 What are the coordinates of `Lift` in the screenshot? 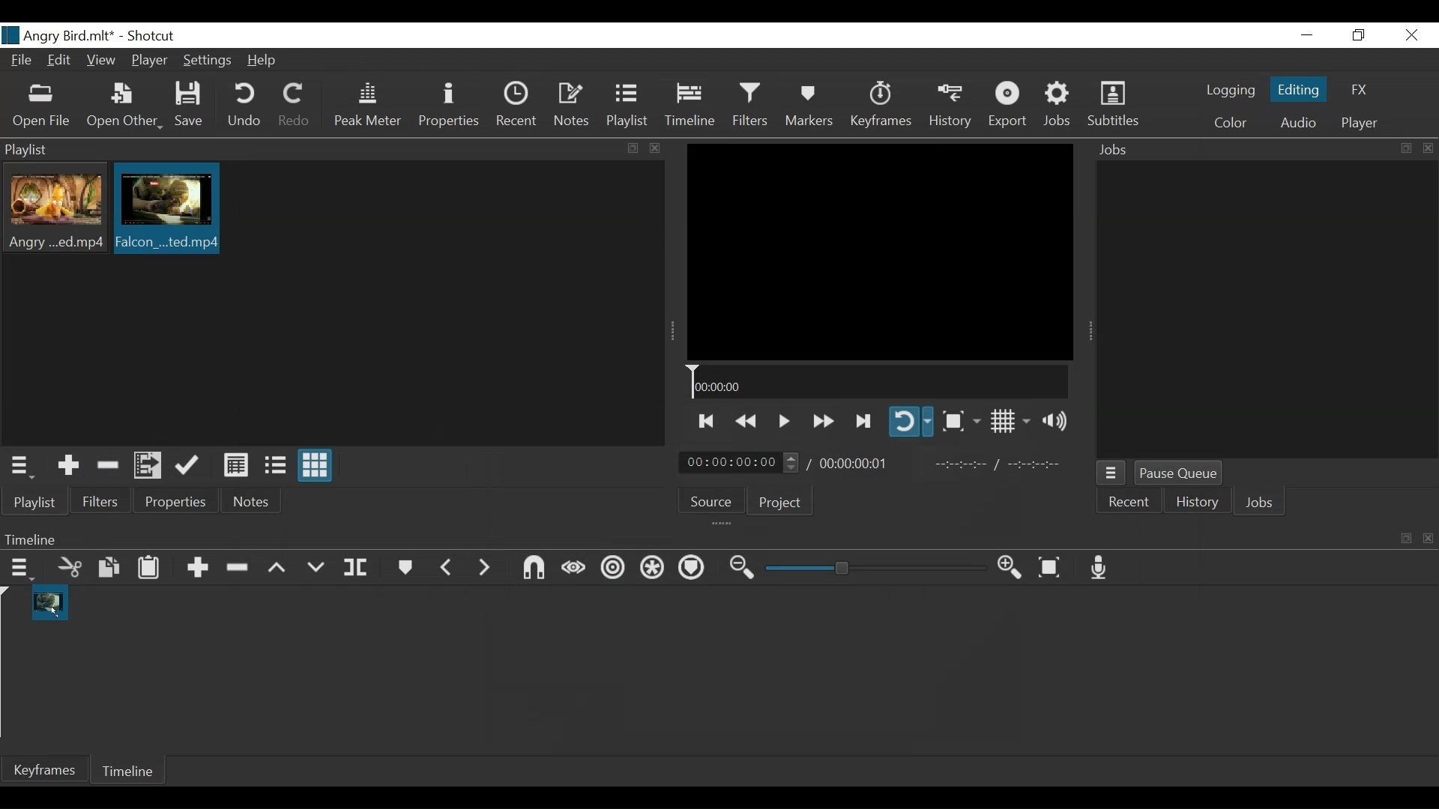 It's located at (280, 569).